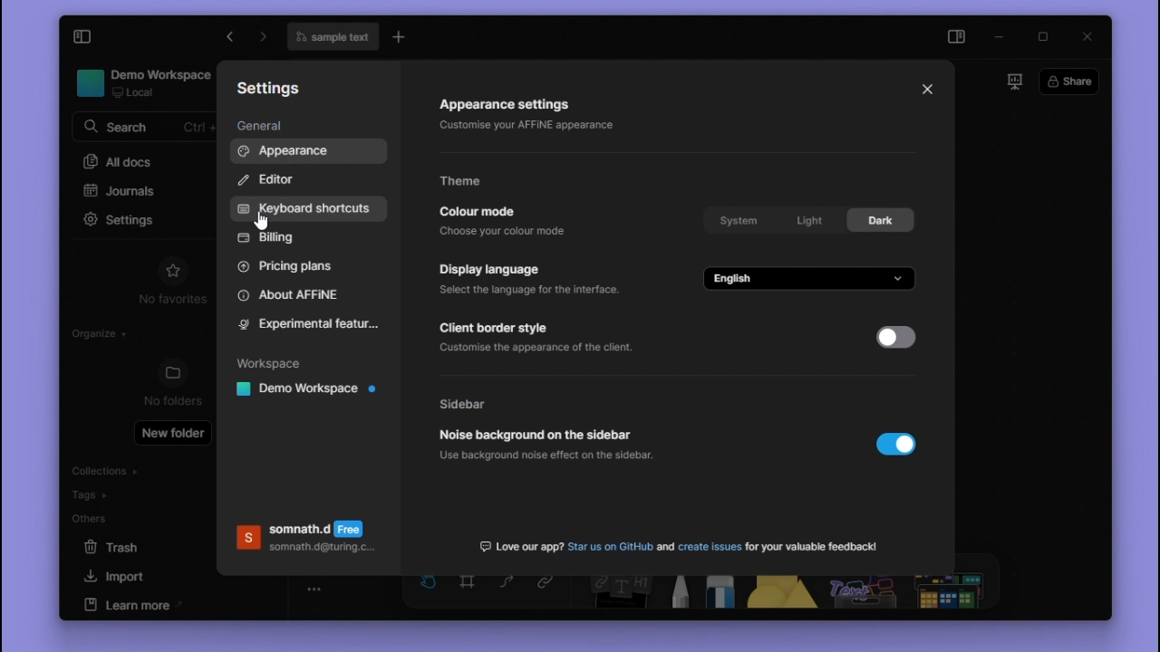  What do you see at coordinates (316, 589) in the screenshot?
I see `toggle zoom tool bar` at bounding box center [316, 589].